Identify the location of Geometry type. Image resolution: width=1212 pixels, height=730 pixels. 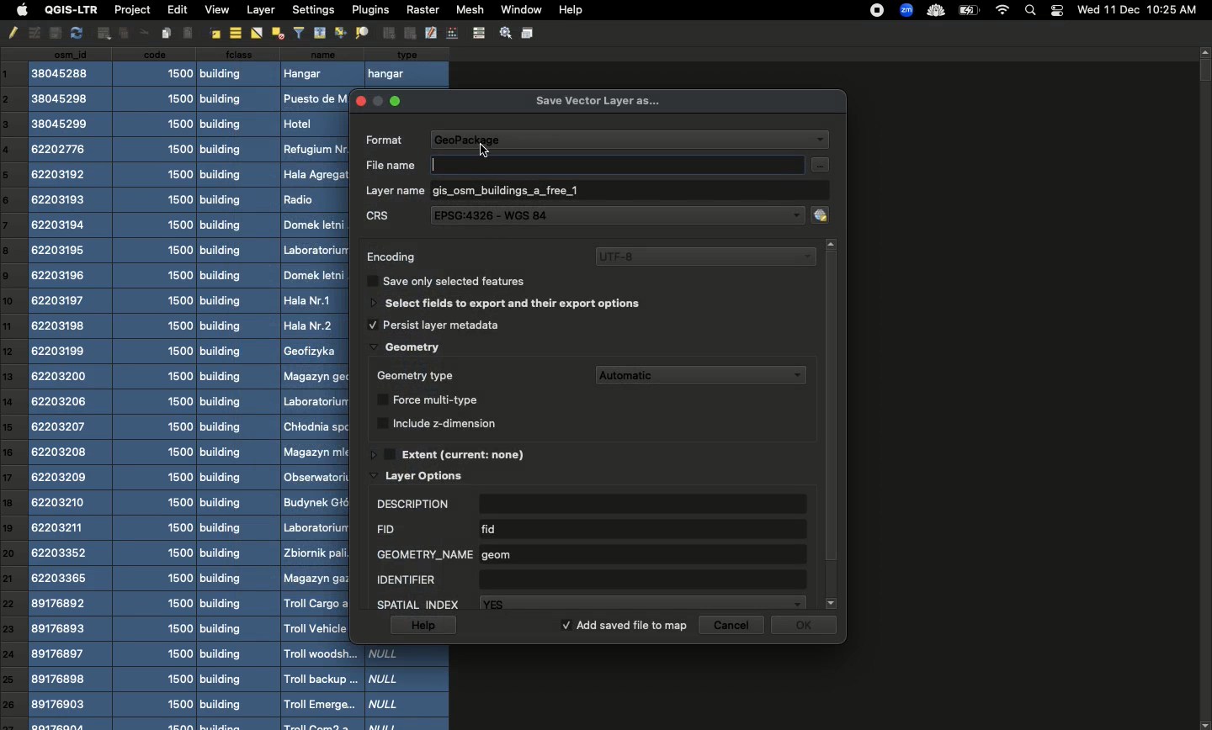
(420, 377).